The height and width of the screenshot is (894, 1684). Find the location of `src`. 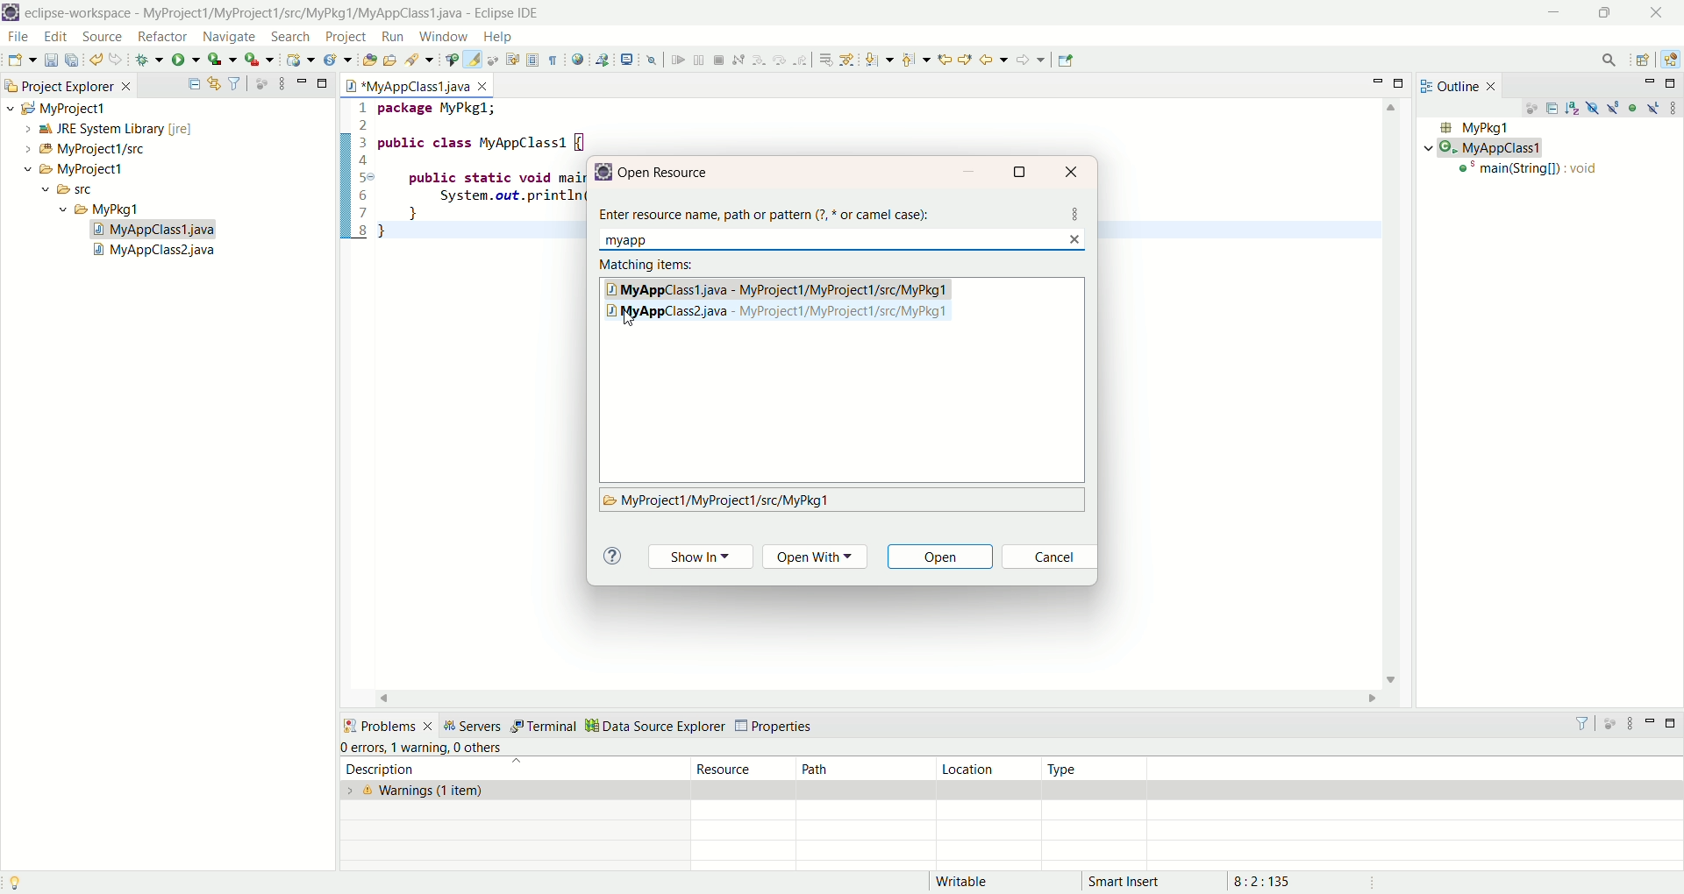

src is located at coordinates (84, 192).